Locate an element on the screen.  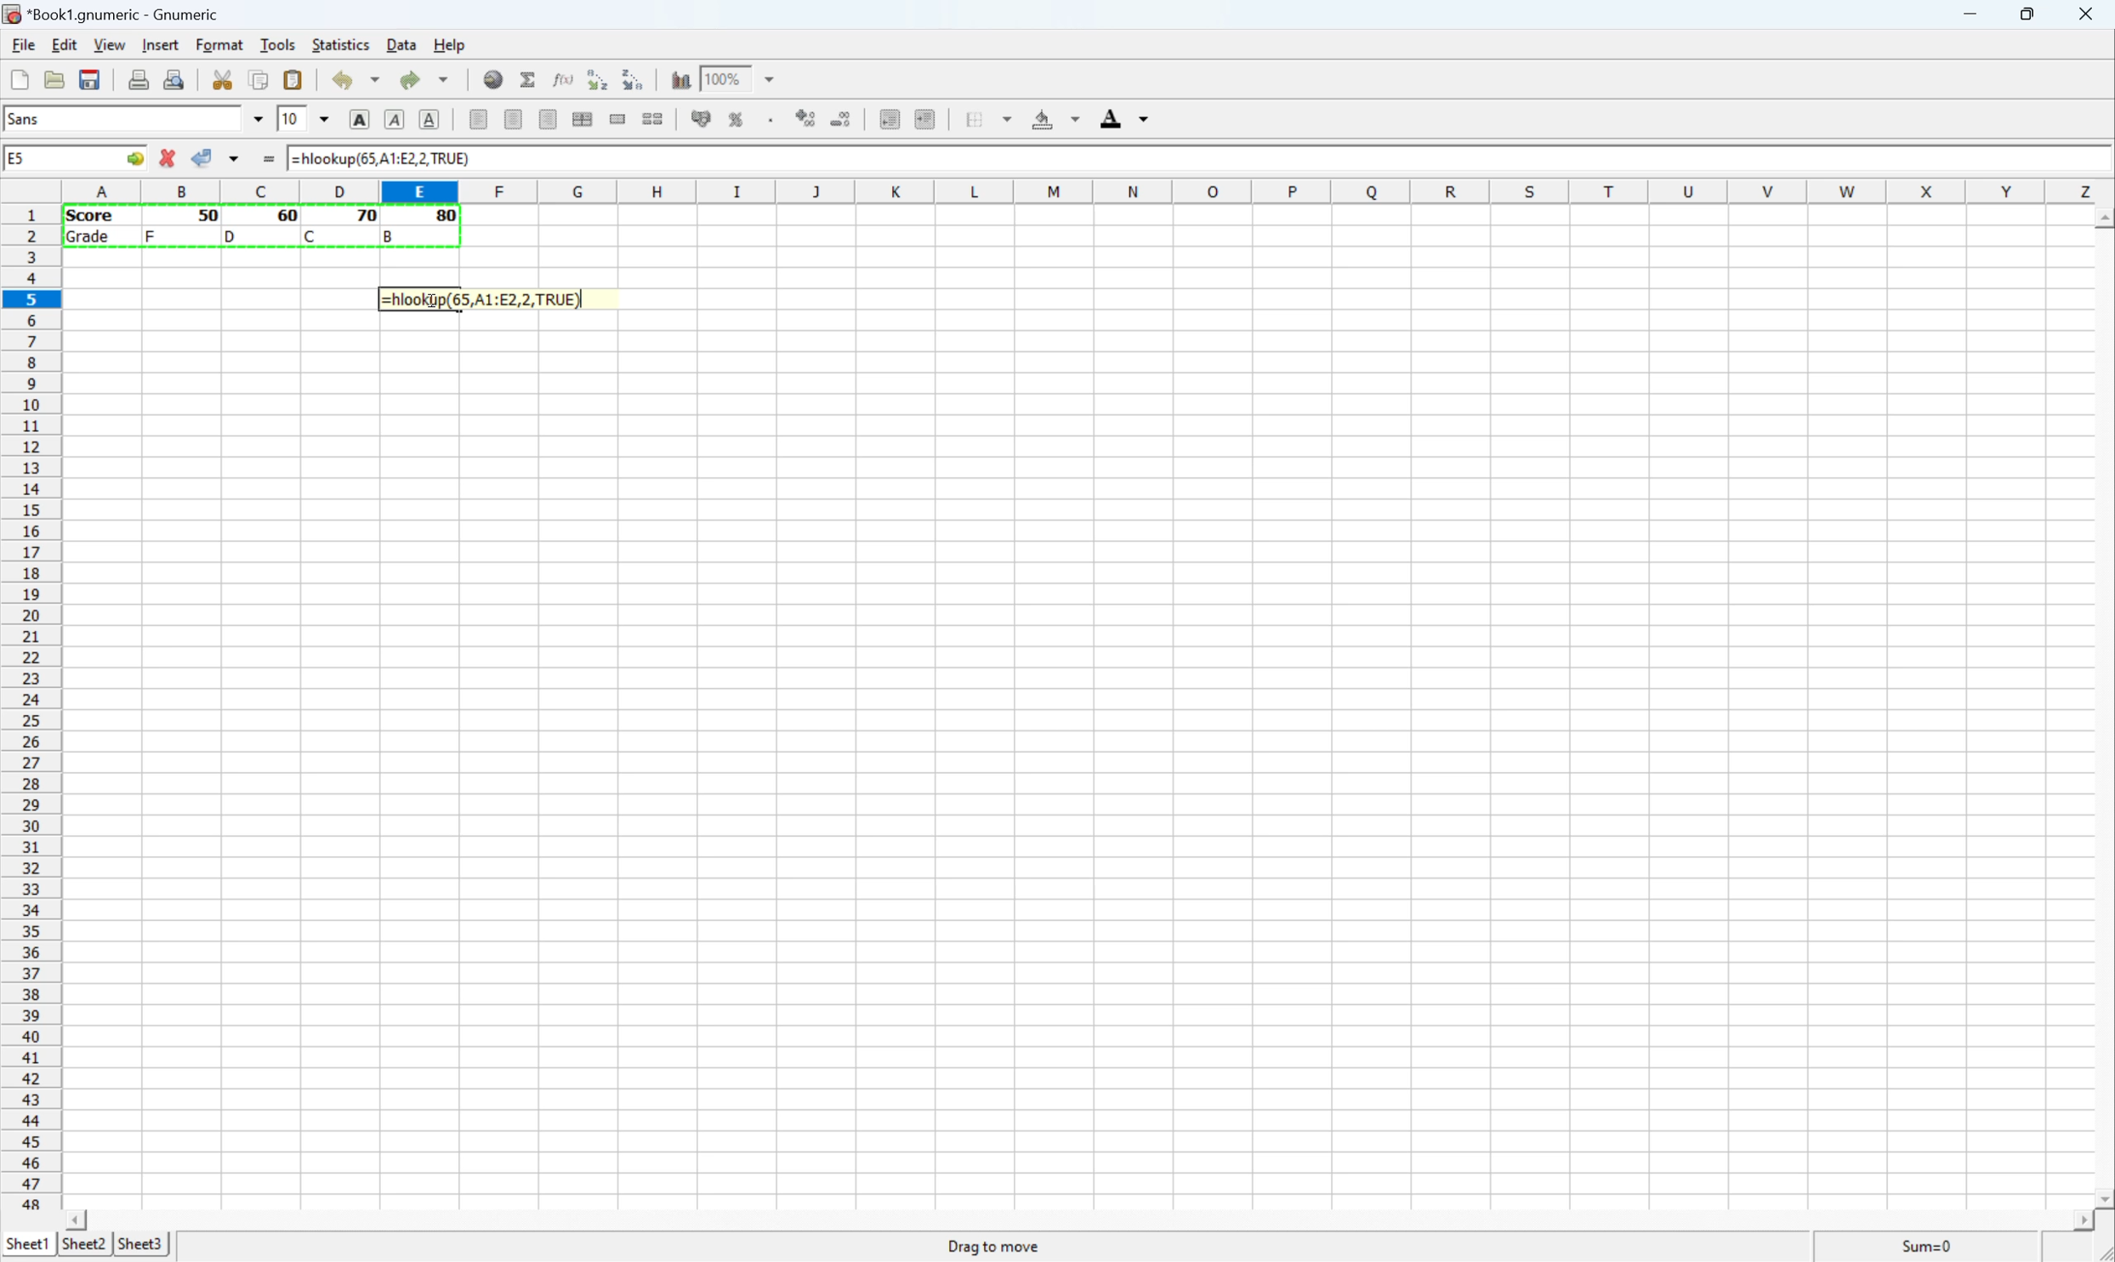
10 is located at coordinates (286, 121).